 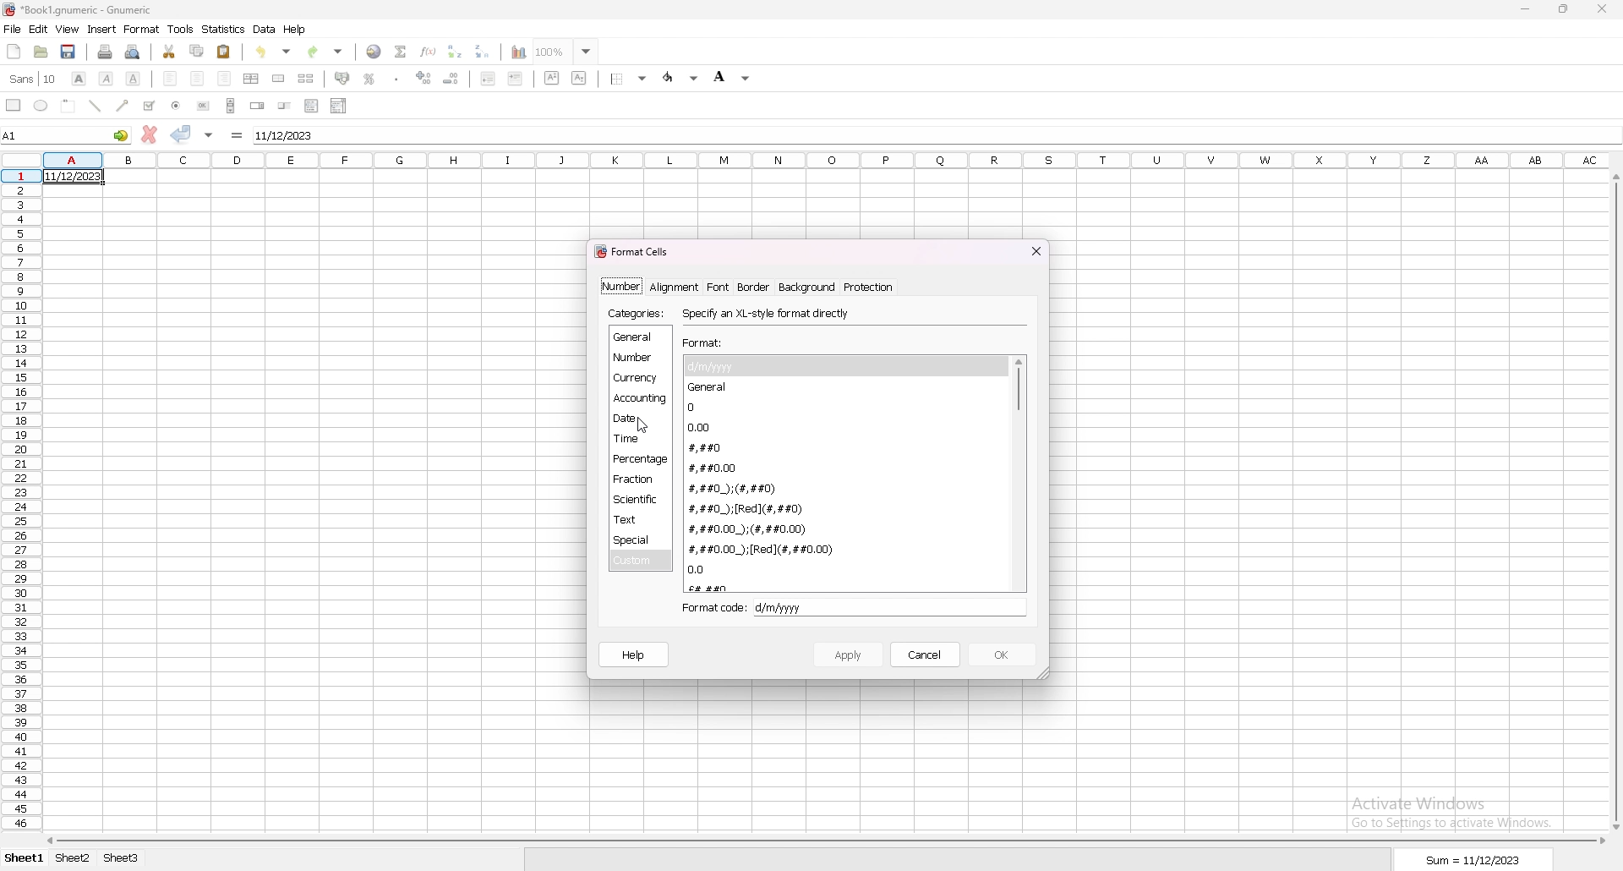 I want to click on combo box, so click(x=340, y=106).